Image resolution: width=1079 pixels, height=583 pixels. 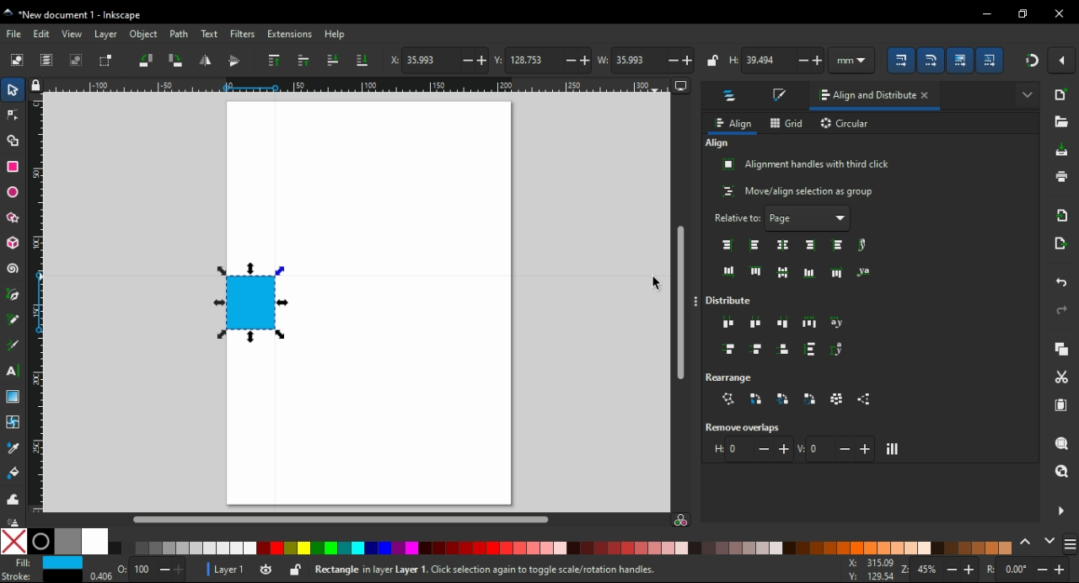 What do you see at coordinates (1060, 511) in the screenshot?
I see `more settings` at bounding box center [1060, 511].